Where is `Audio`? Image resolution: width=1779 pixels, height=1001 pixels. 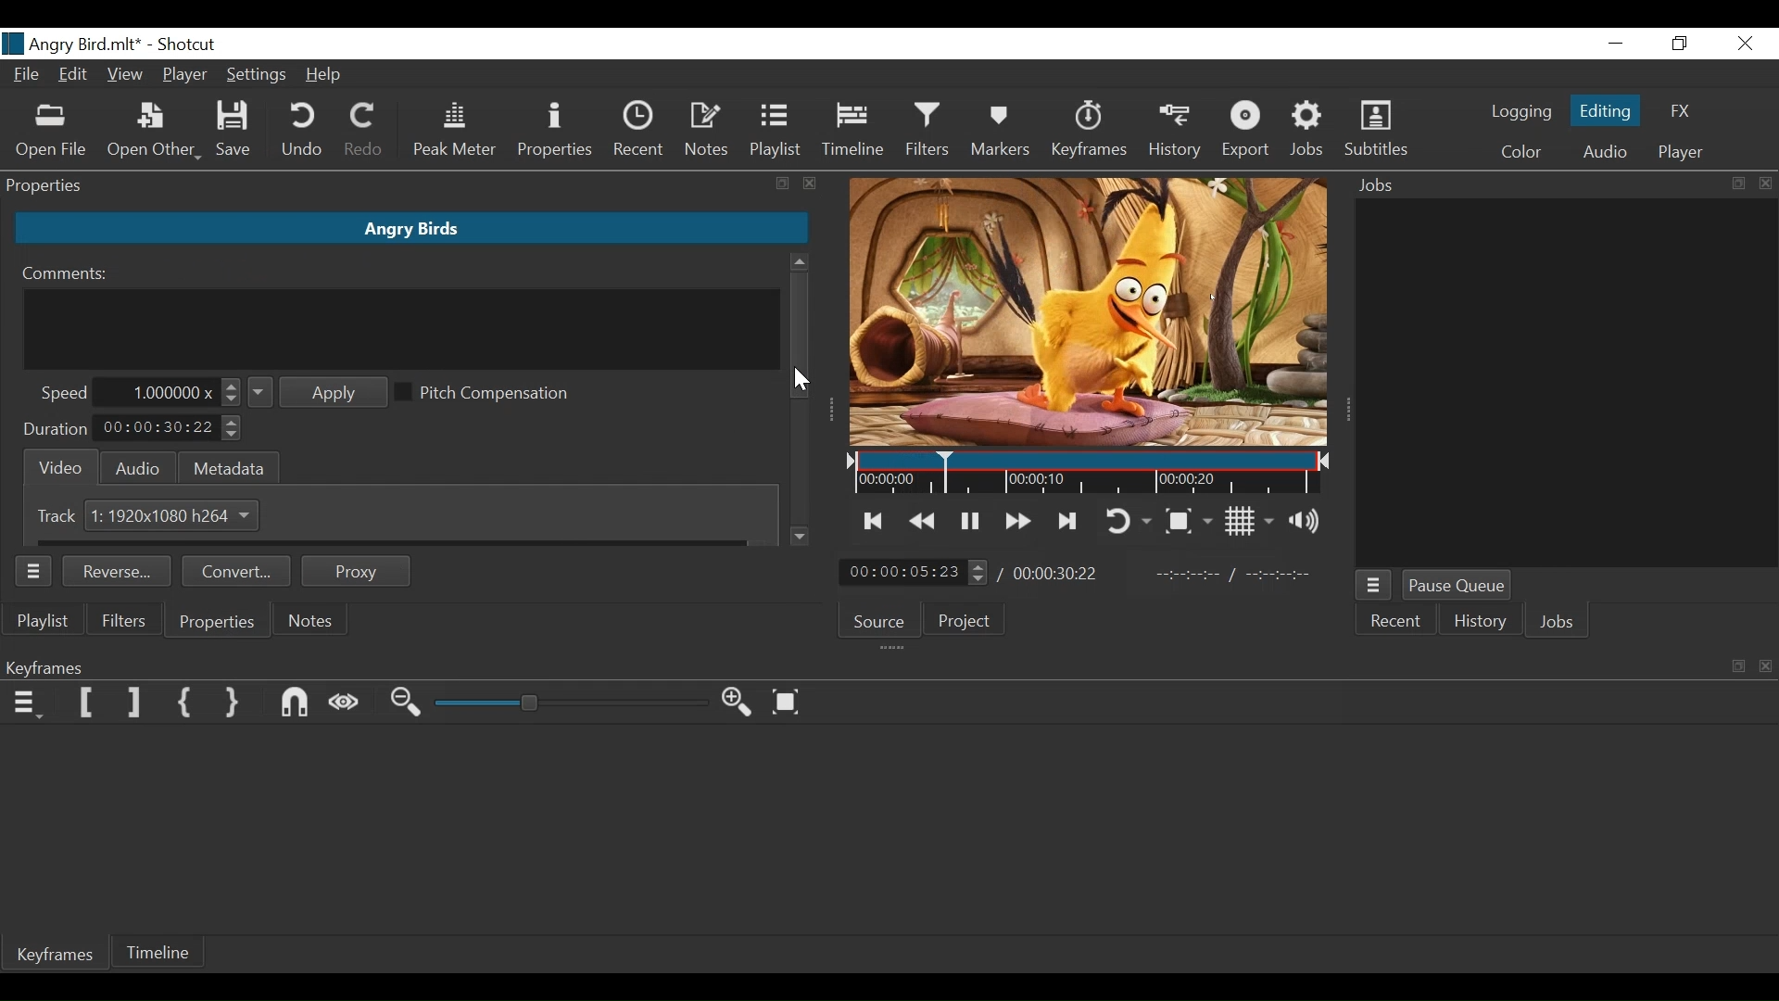
Audio is located at coordinates (1602, 152).